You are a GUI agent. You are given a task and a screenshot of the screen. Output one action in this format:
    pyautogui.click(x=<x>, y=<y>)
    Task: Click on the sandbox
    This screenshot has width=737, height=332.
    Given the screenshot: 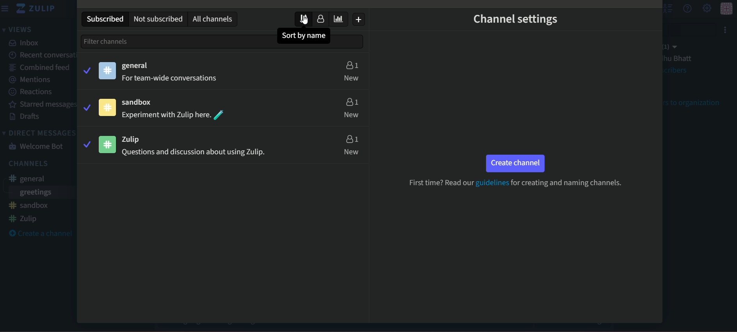 What is the action you would take?
    pyautogui.click(x=137, y=102)
    